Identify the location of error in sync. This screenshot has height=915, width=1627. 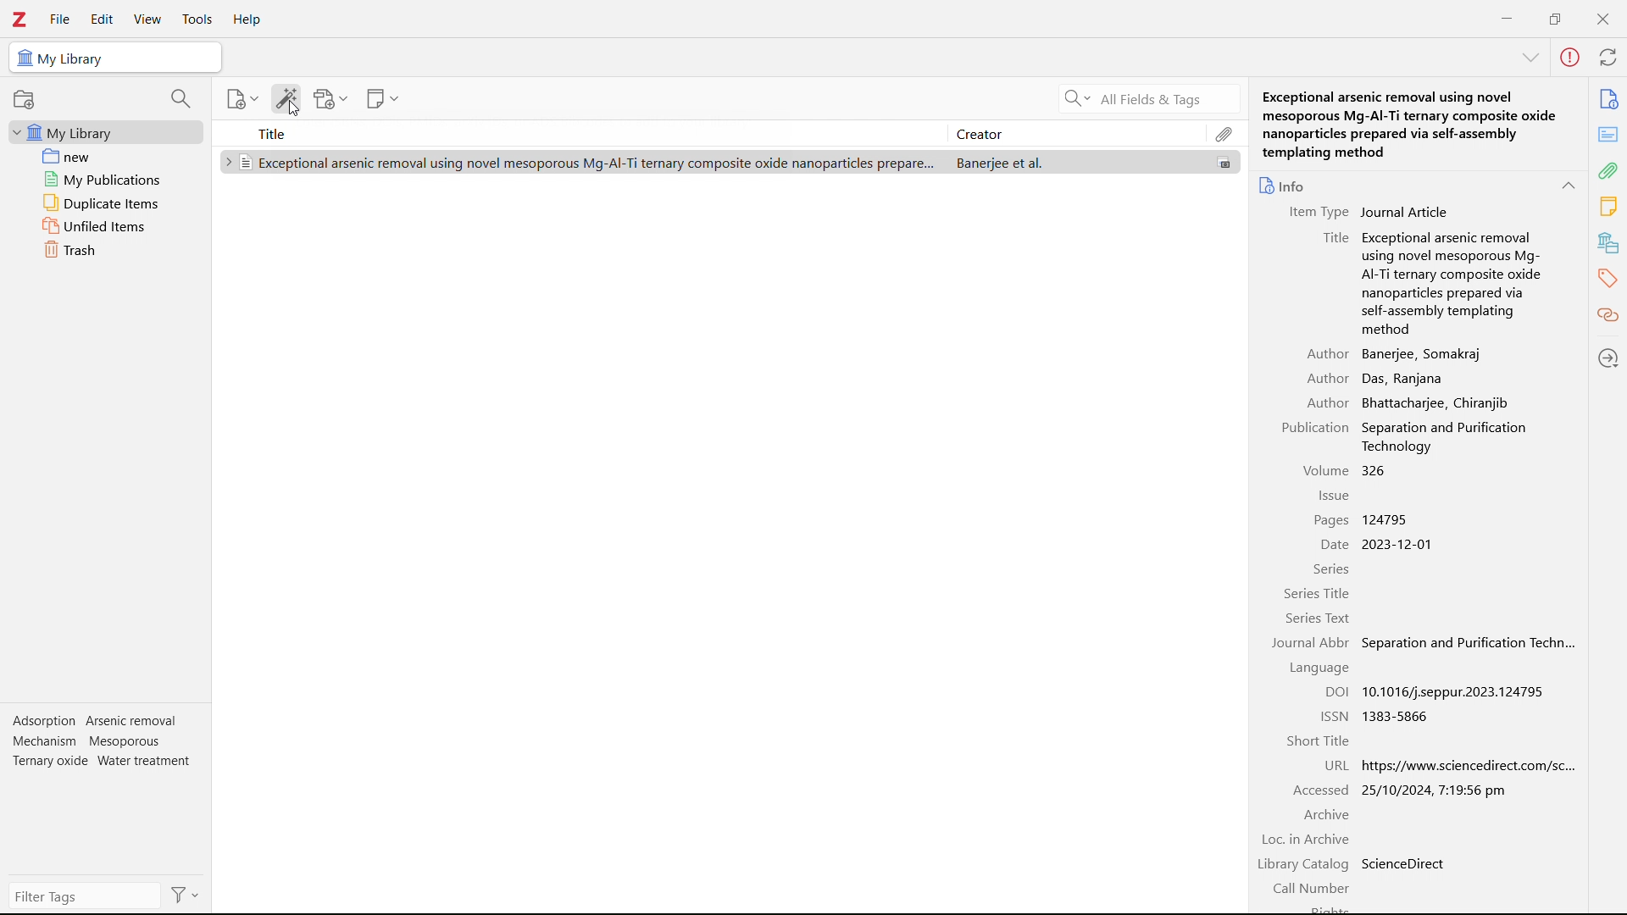
(1569, 58).